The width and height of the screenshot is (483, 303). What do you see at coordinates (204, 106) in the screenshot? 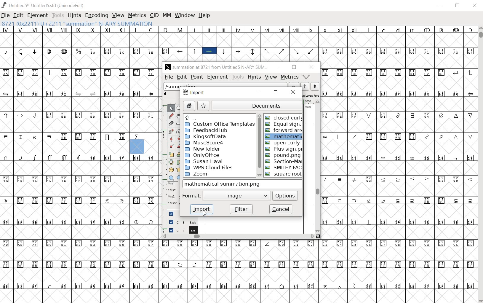
I see `star` at bounding box center [204, 106].